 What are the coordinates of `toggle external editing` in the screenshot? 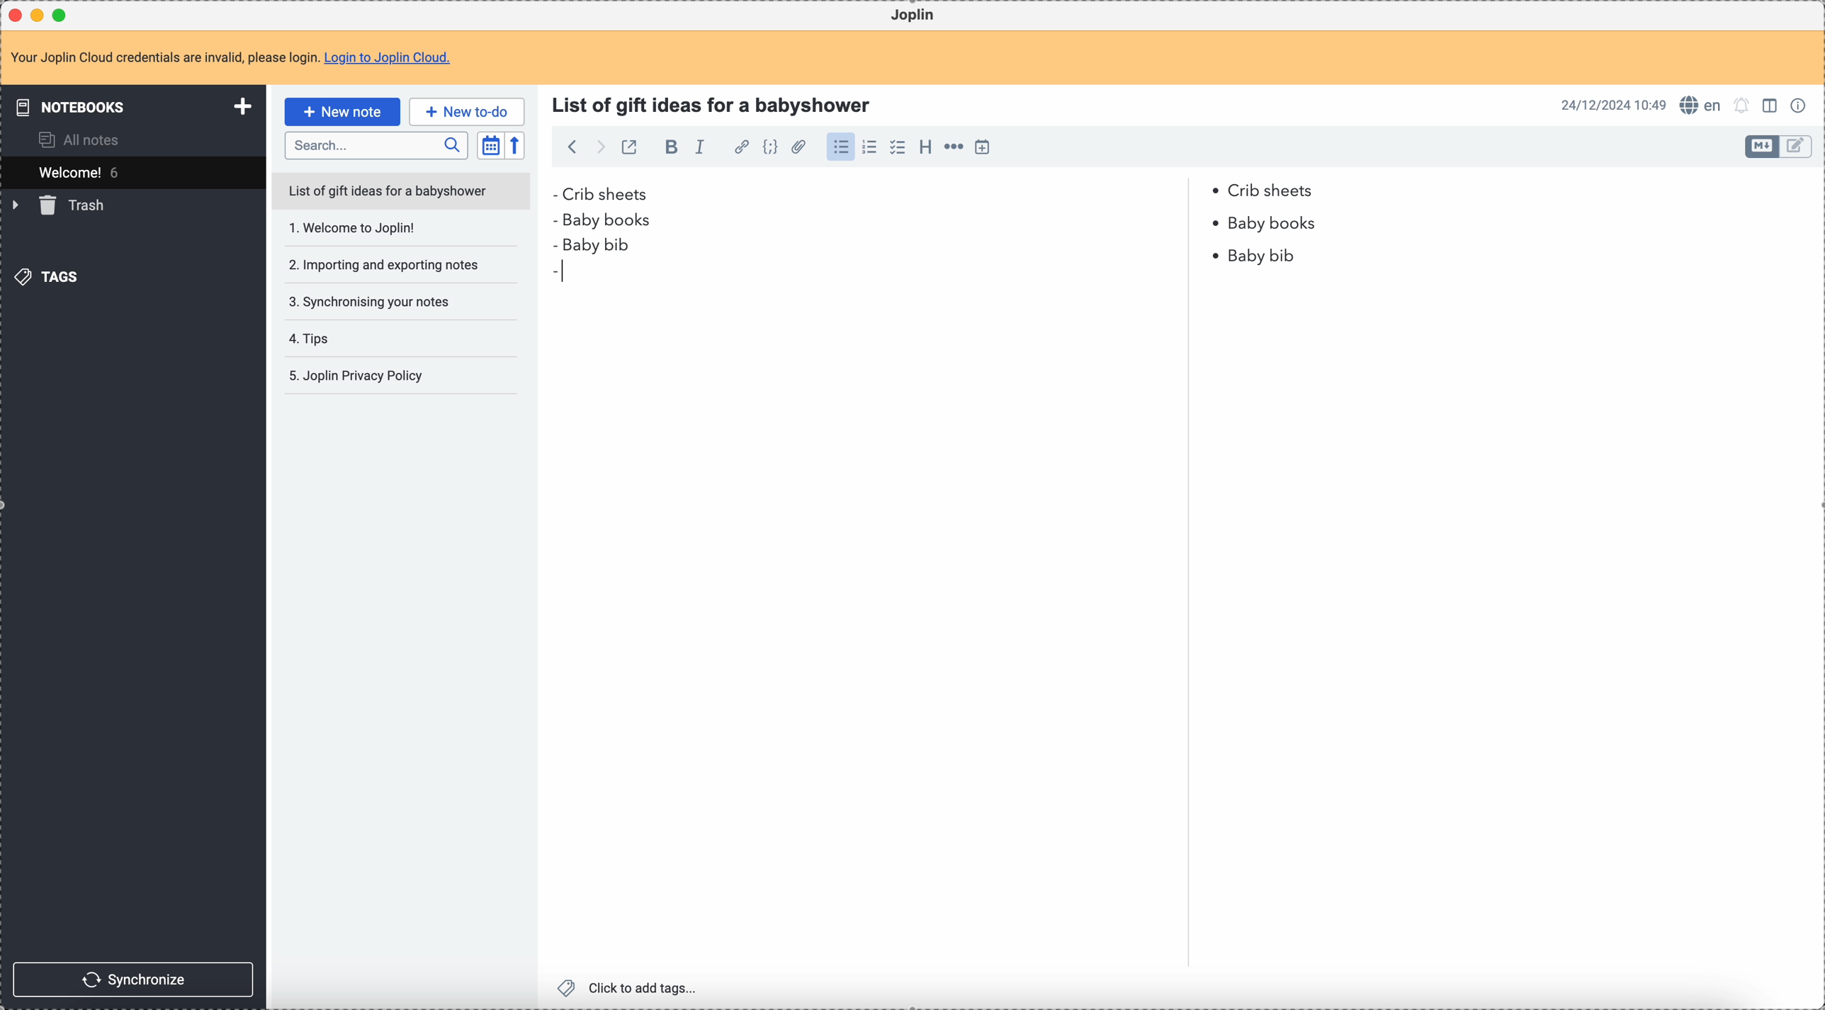 It's located at (628, 147).